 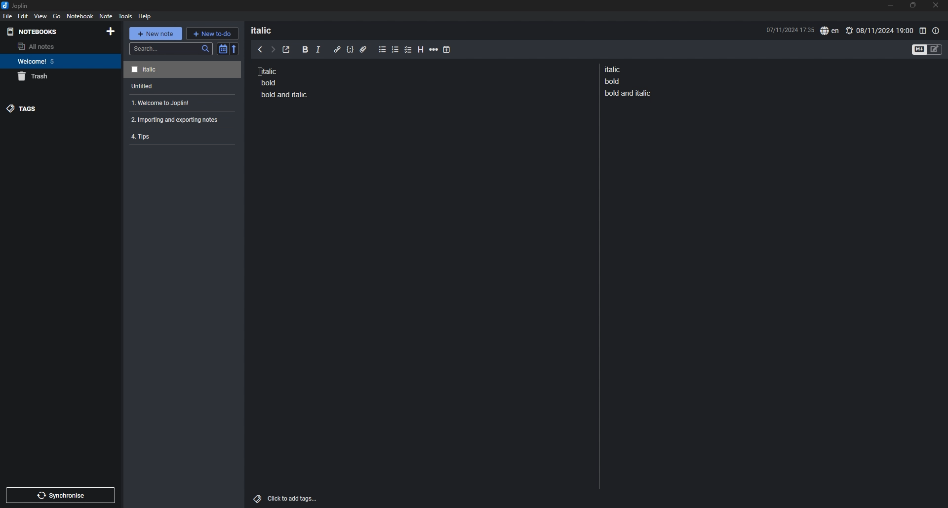 I want to click on trash, so click(x=61, y=76).